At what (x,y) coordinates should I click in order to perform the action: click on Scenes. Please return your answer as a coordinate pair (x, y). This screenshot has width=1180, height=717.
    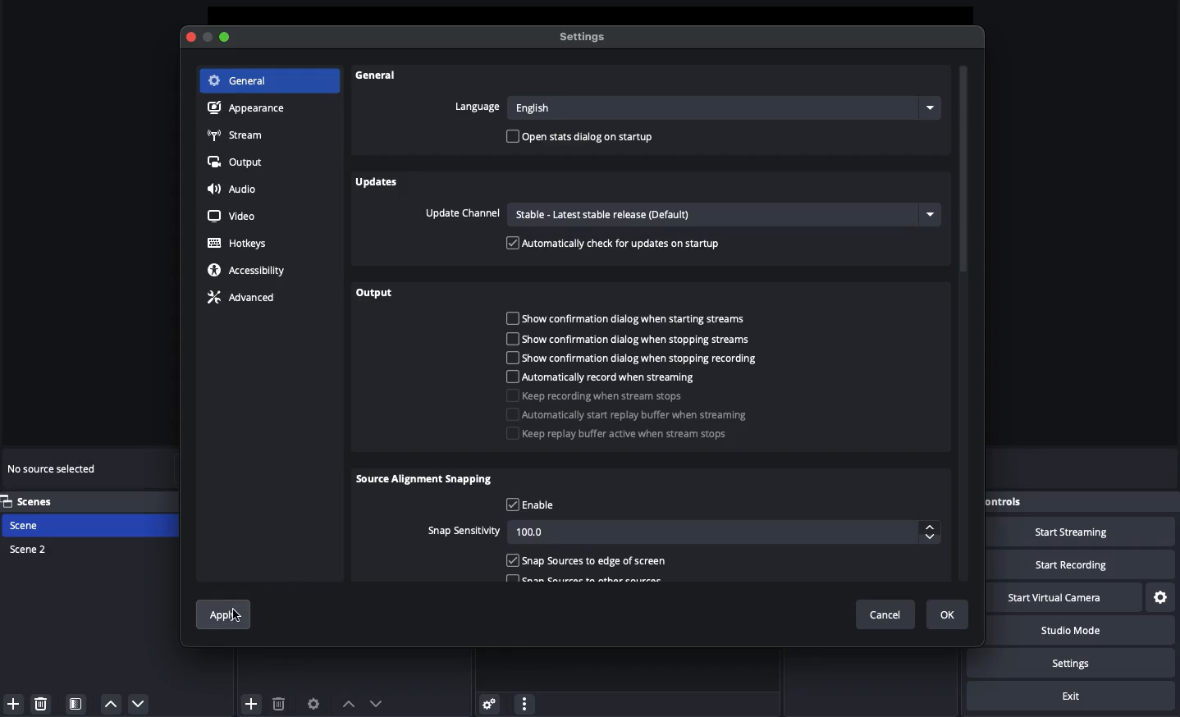
    Looking at the image, I should click on (37, 501).